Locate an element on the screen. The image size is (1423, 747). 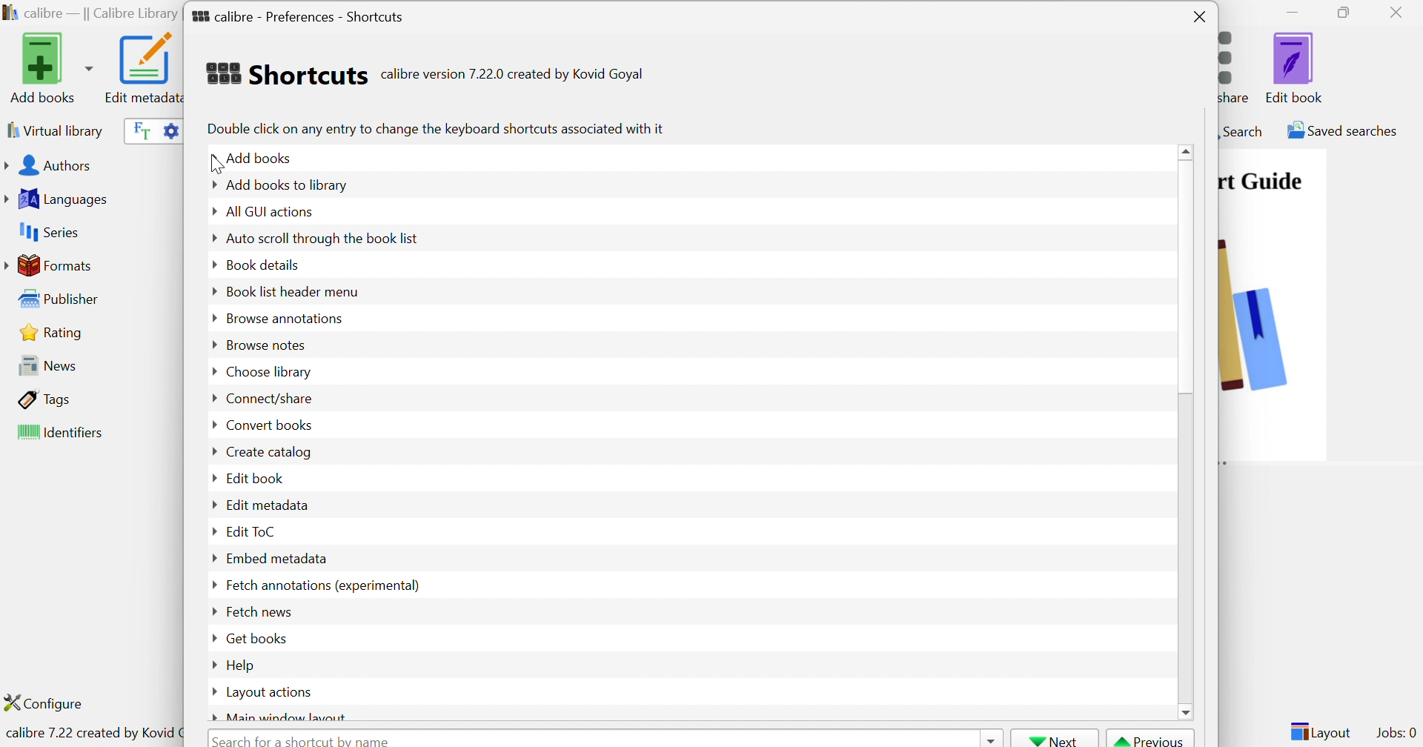
Add books is located at coordinates (262, 156).